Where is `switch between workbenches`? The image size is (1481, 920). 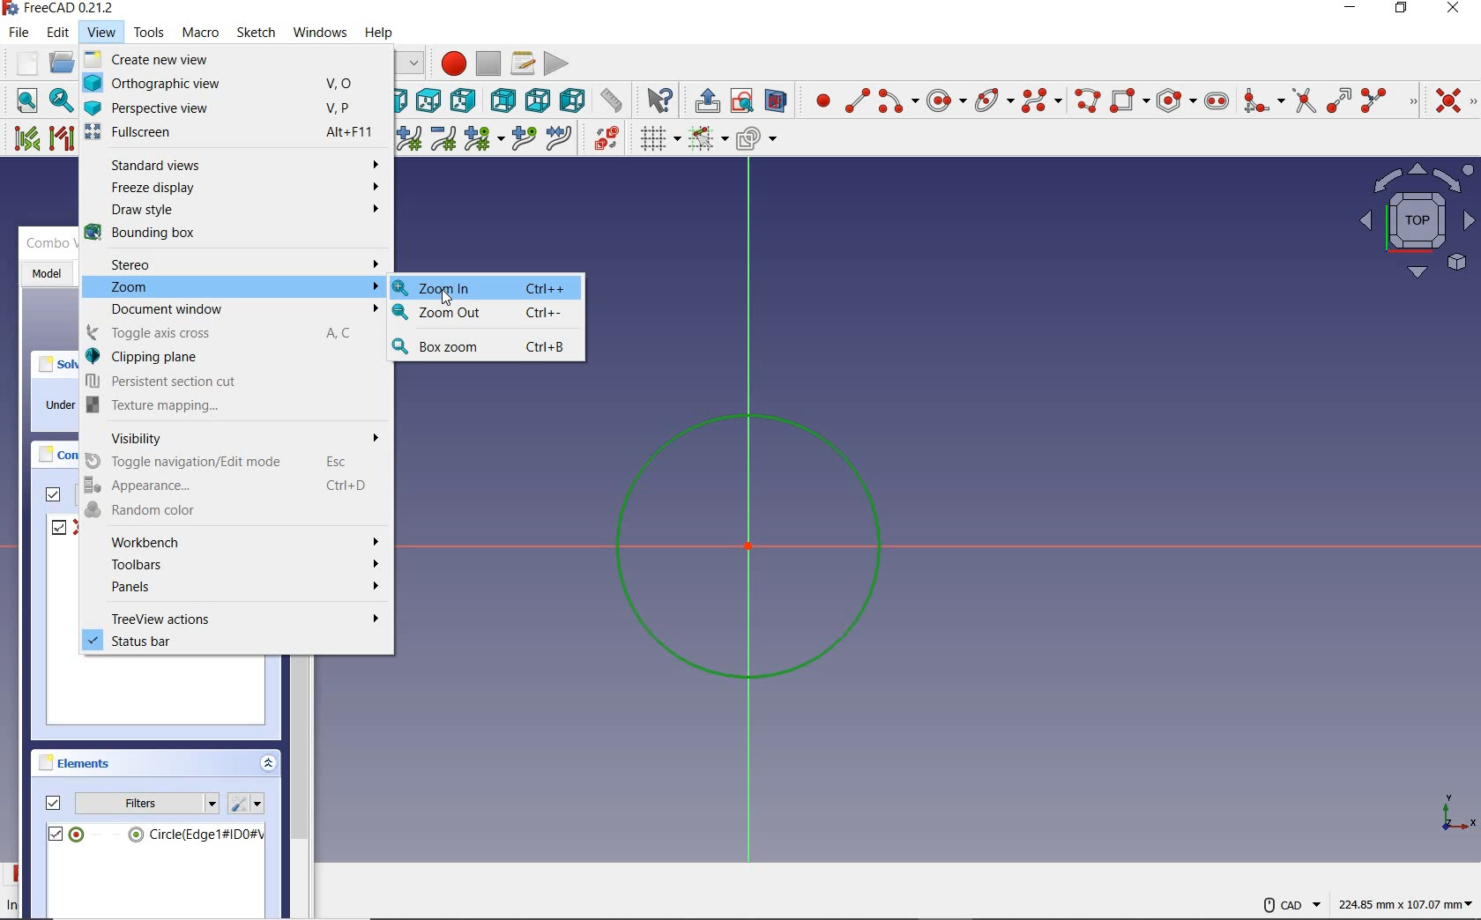
switch between workbenches is located at coordinates (413, 62).